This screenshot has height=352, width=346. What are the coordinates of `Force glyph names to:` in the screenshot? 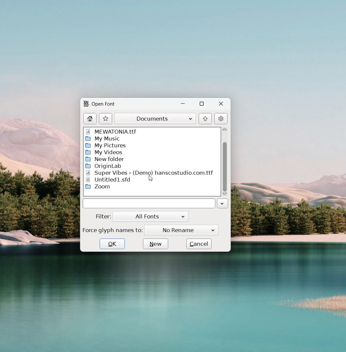 It's located at (112, 231).